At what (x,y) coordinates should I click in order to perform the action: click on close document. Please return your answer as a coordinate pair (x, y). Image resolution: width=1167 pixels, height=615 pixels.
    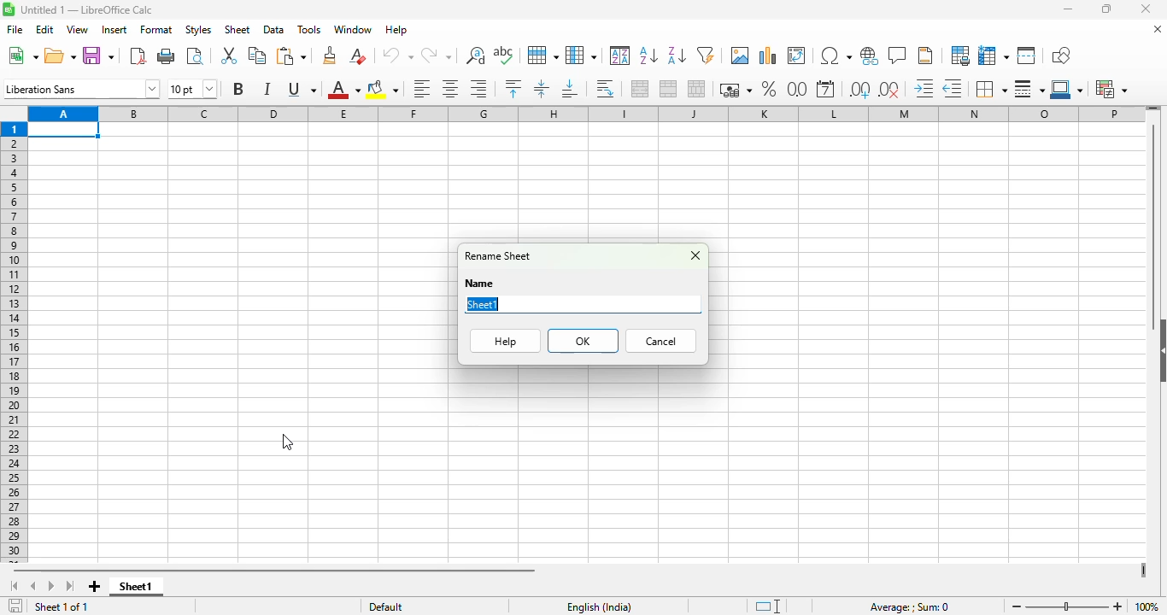
    Looking at the image, I should click on (1157, 29).